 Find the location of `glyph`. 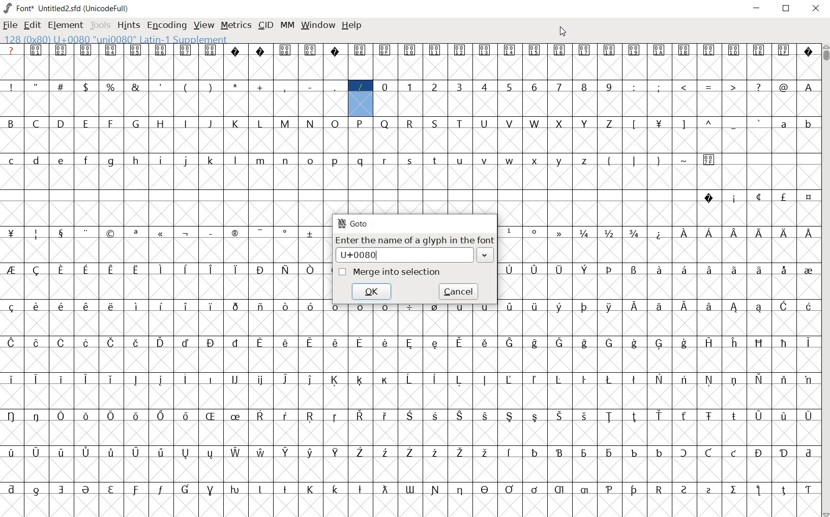

glyph is located at coordinates (584, 490).